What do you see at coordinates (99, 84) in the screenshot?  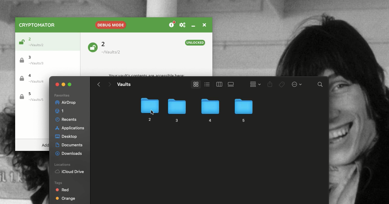 I see `Back` at bounding box center [99, 84].